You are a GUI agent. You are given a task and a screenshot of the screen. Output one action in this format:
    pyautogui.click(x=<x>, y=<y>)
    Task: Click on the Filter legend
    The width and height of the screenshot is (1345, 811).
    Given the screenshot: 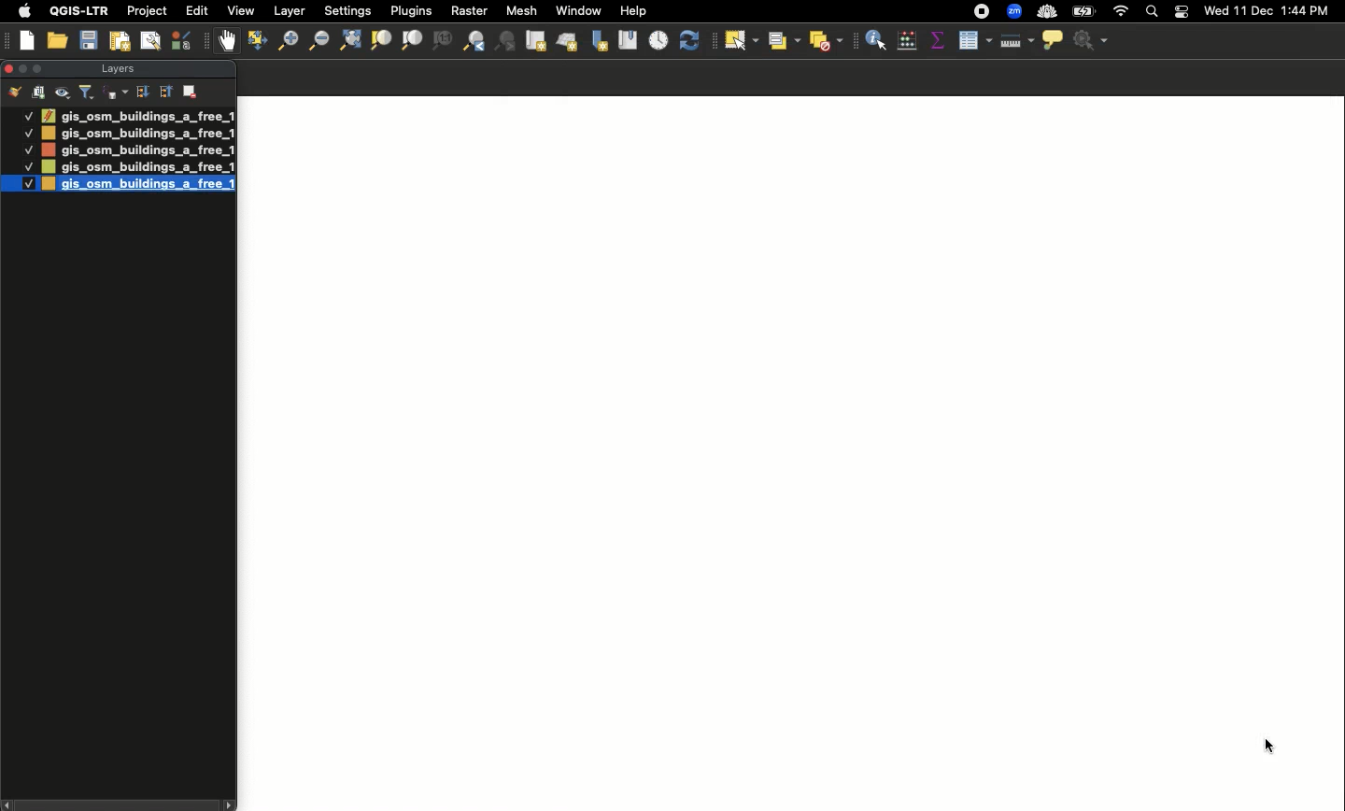 What is the action you would take?
    pyautogui.click(x=88, y=92)
    